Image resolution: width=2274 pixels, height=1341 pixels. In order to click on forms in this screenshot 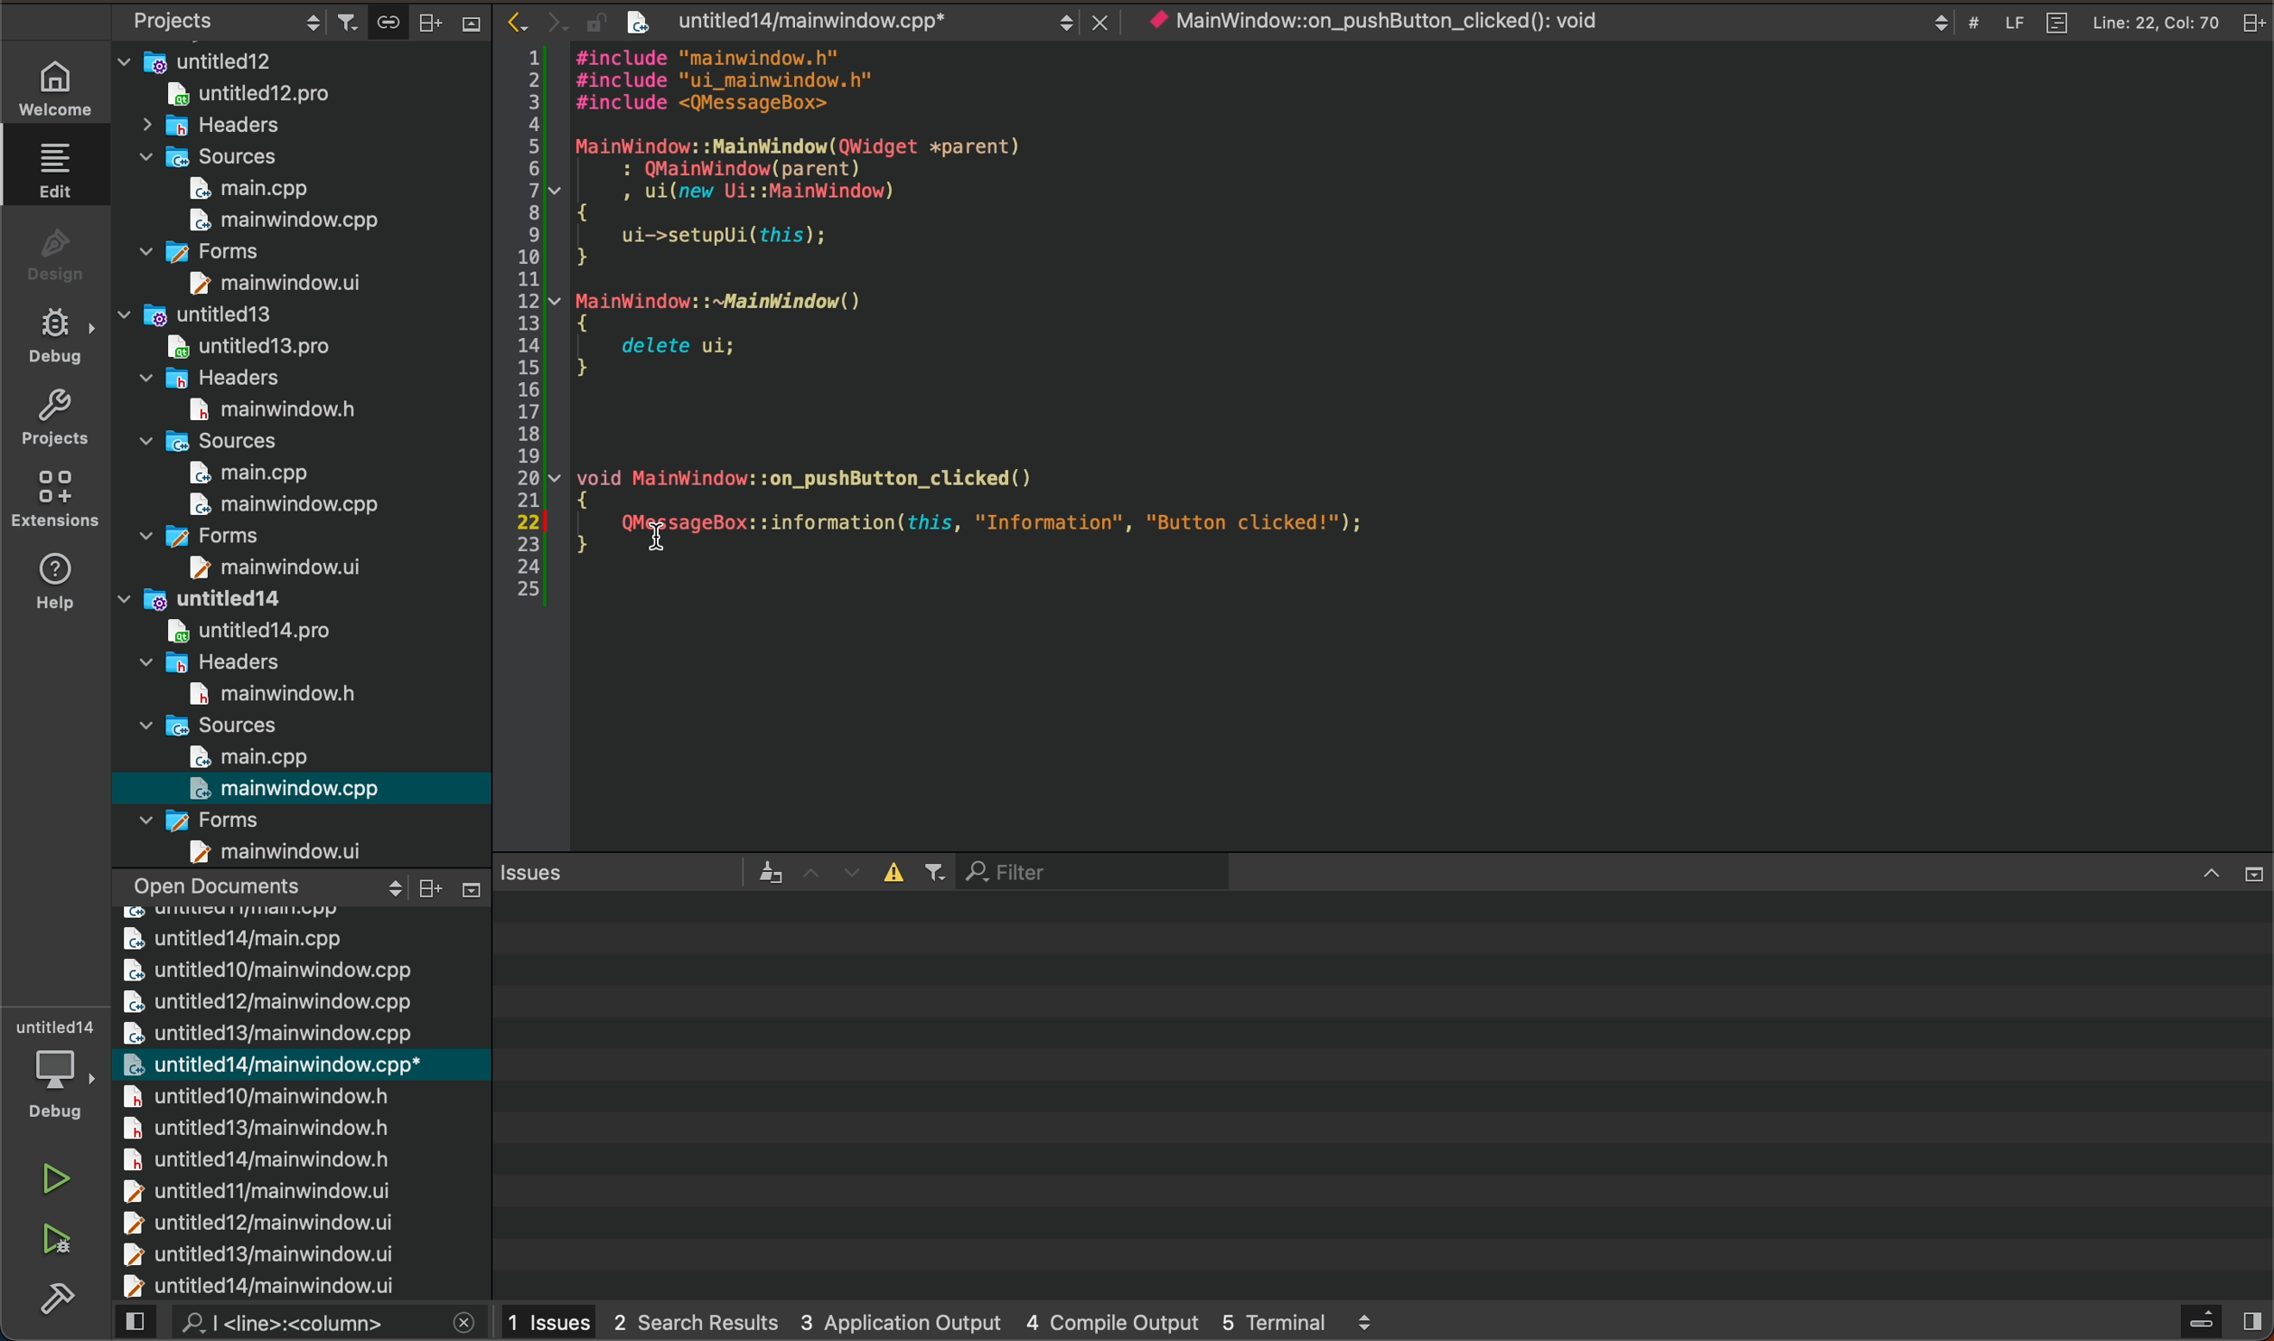, I will do `click(207, 254)`.